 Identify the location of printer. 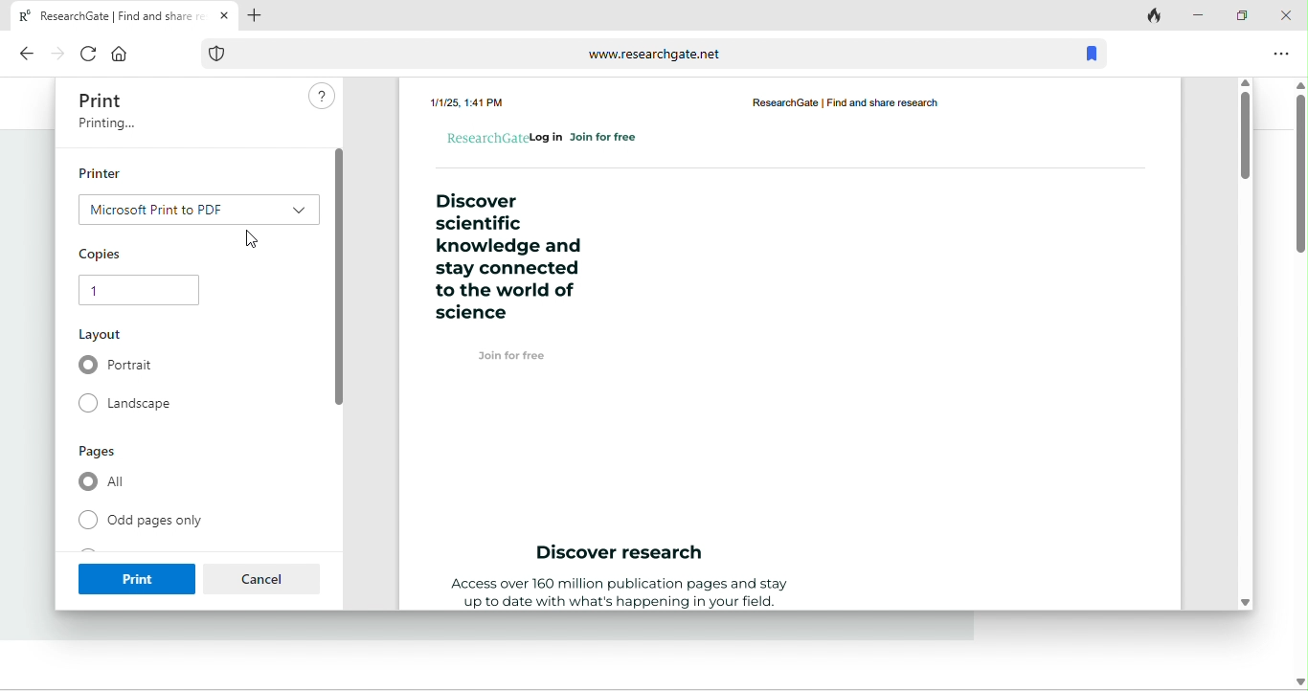
(103, 172).